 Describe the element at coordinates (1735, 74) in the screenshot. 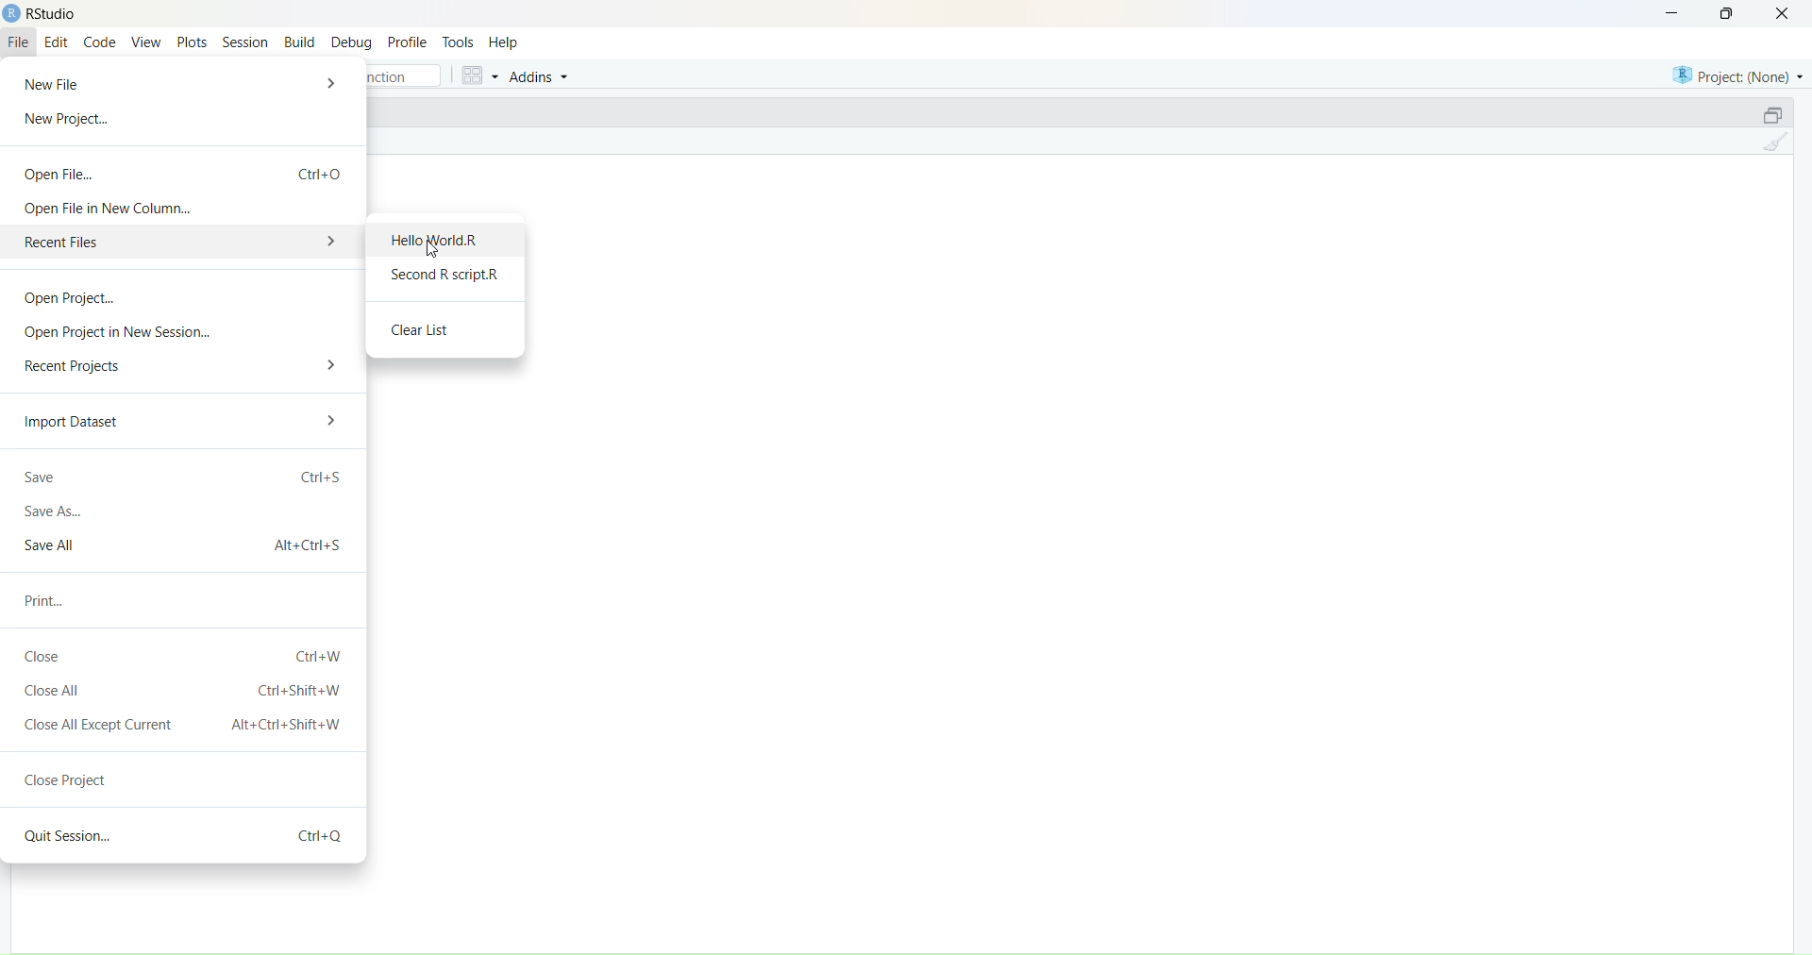

I see `Project (None)` at that location.